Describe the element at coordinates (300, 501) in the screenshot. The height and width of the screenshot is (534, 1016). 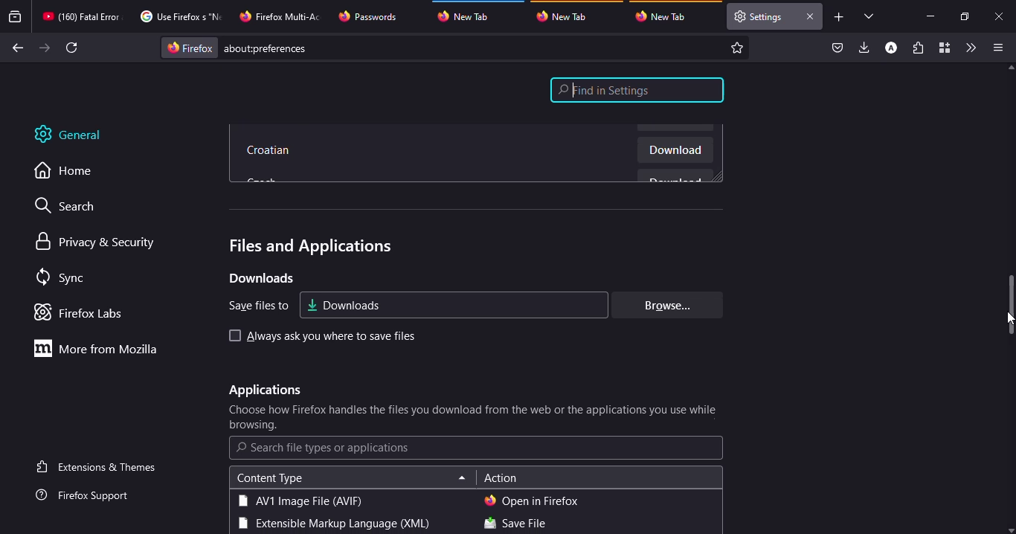
I see `type` at that location.